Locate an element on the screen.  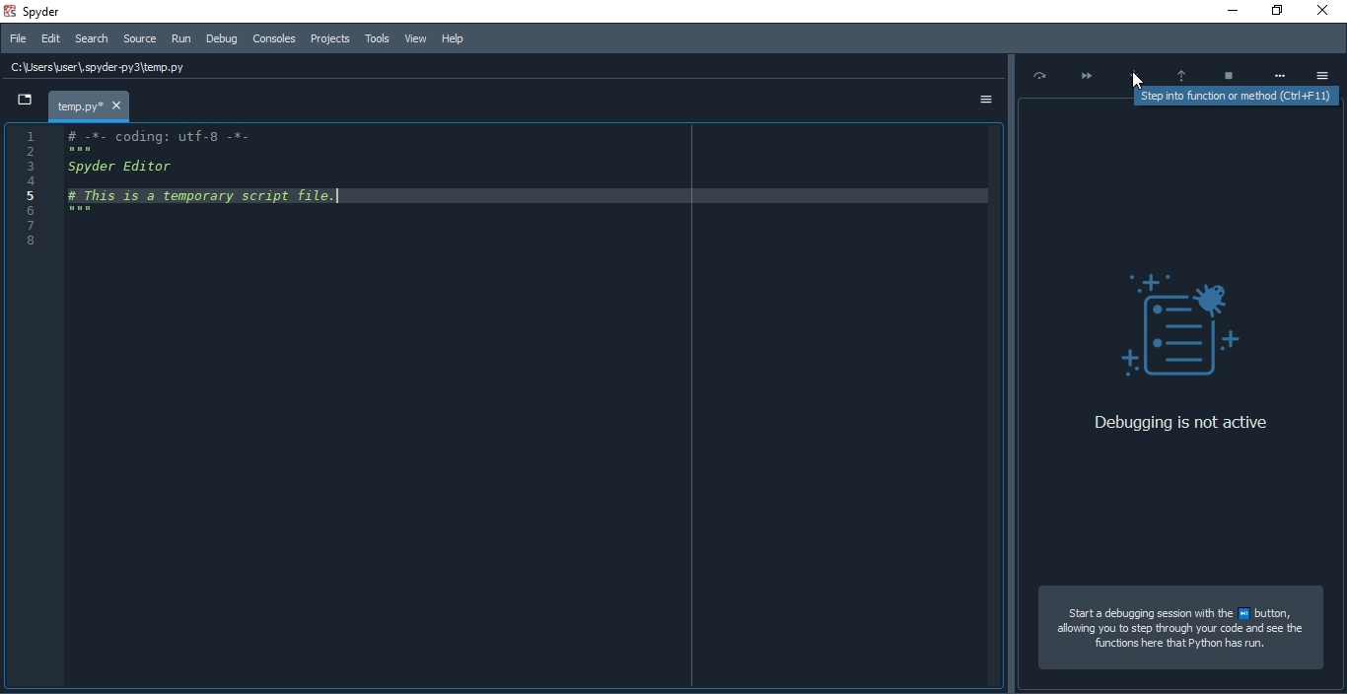
Debug is located at coordinates (223, 37).